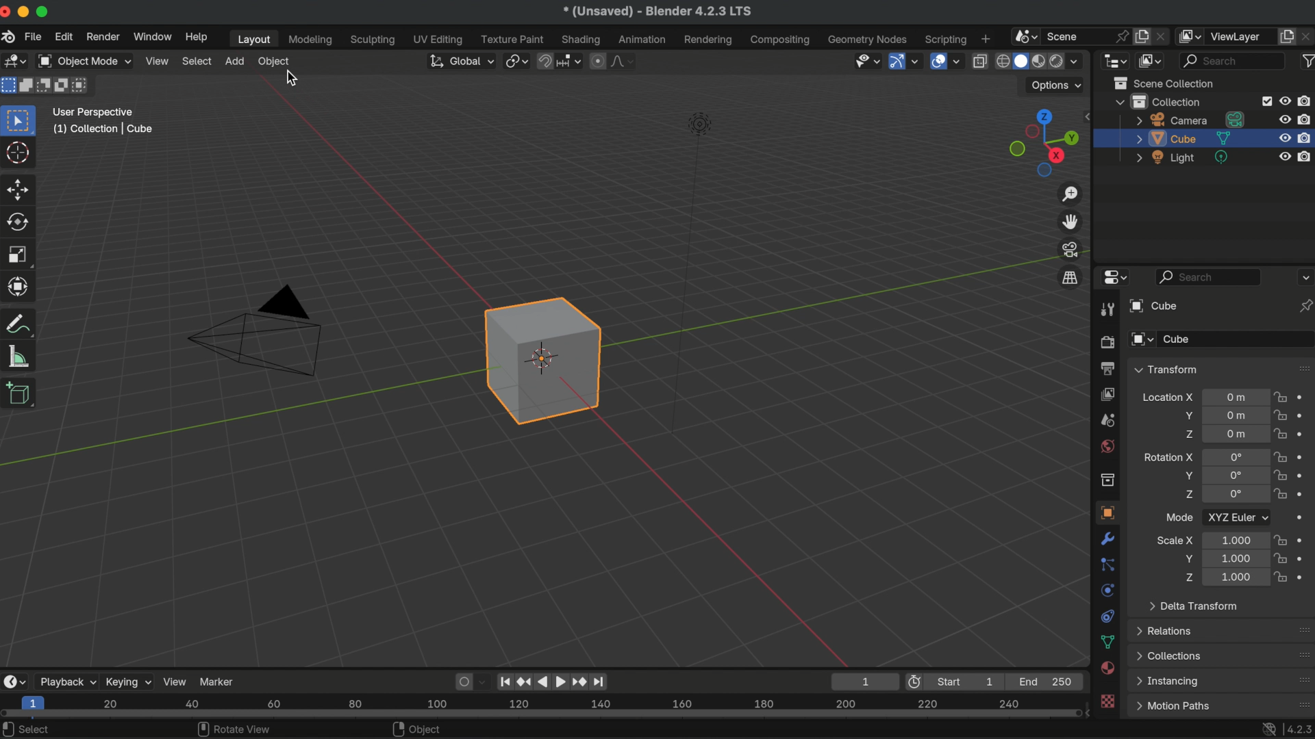 The image size is (1315, 739). Describe the element at coordinates (1236, 495) in the screenshot. I see `euler rotation` at that location.